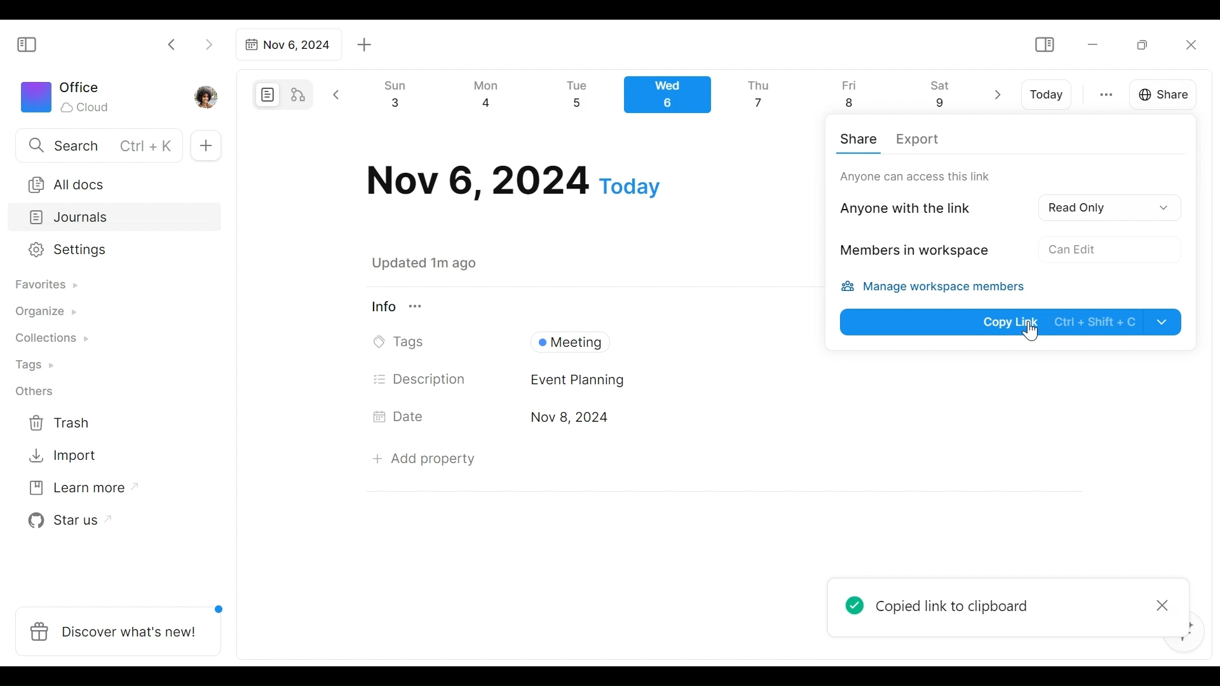 This screenshot has height=686, width=1220. I want to click on Discover what's new, so click(123, 624).